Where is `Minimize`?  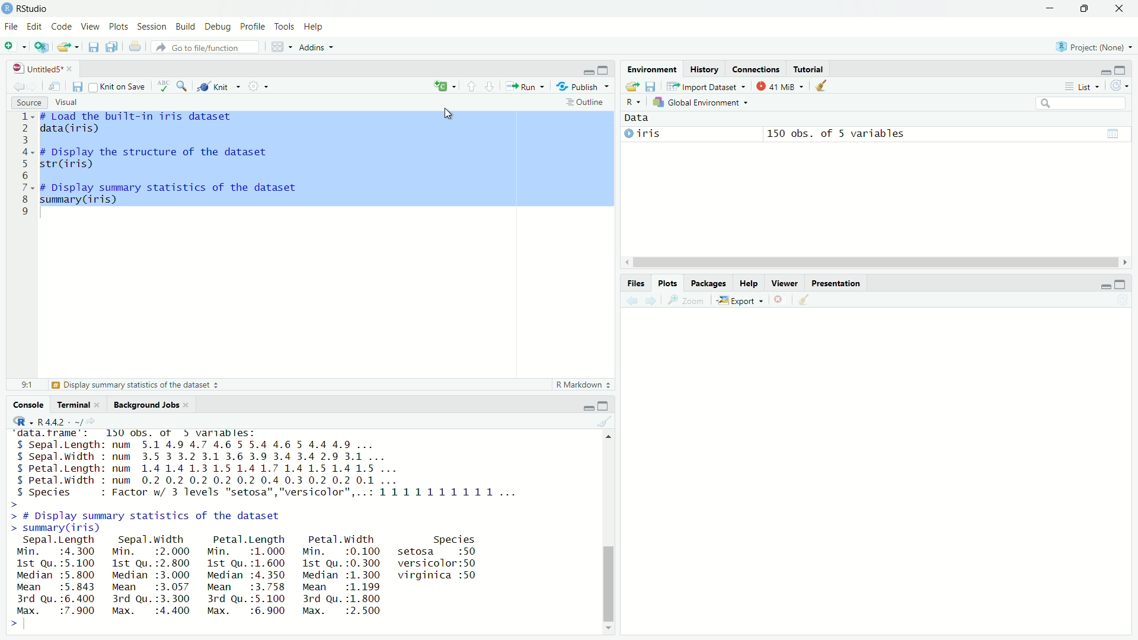
Minimize is located at coordinates (1051, 8).